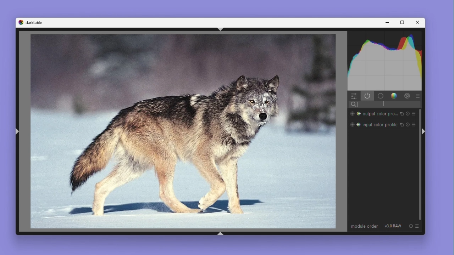 This screenshot has width=454, height=255. I want to click on Image, so click(183, 132).